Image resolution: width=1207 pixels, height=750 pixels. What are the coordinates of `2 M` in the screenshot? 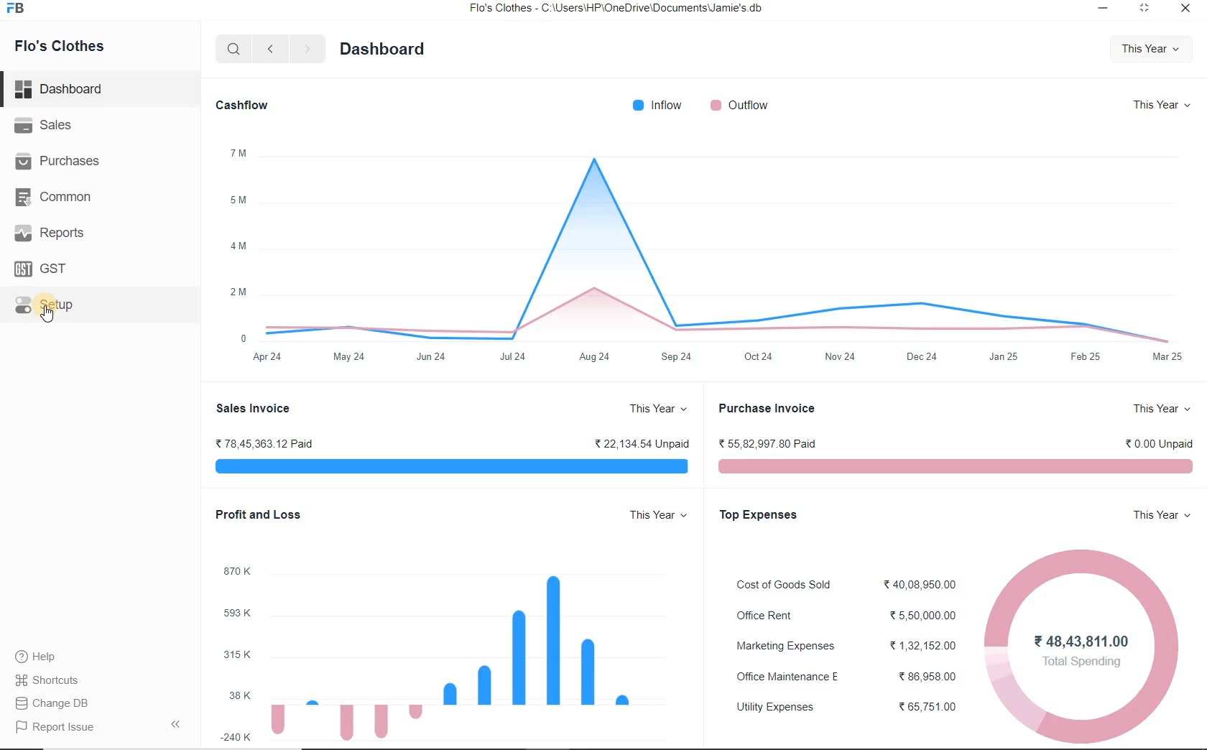 It's located at (240, 291).